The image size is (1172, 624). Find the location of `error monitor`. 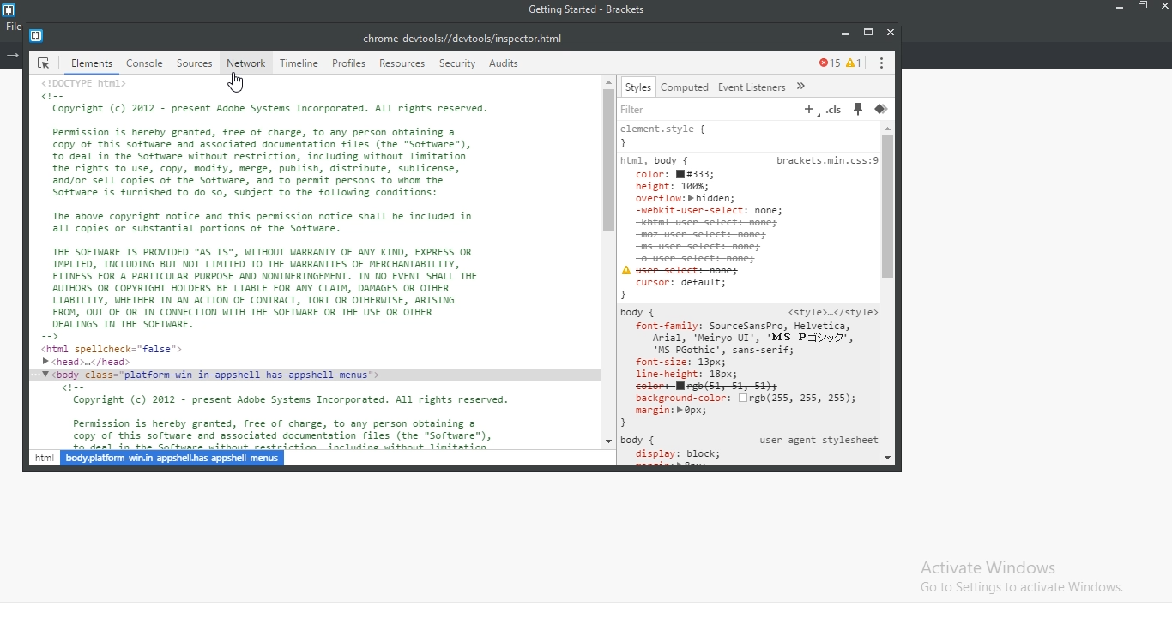

error monitor is located at coordinates (842, 64).